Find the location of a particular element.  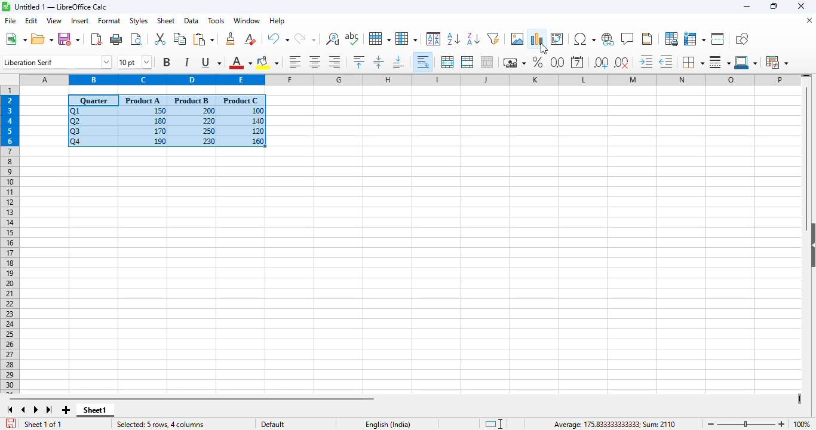

insert special characters is located at coordinates (584, 39).